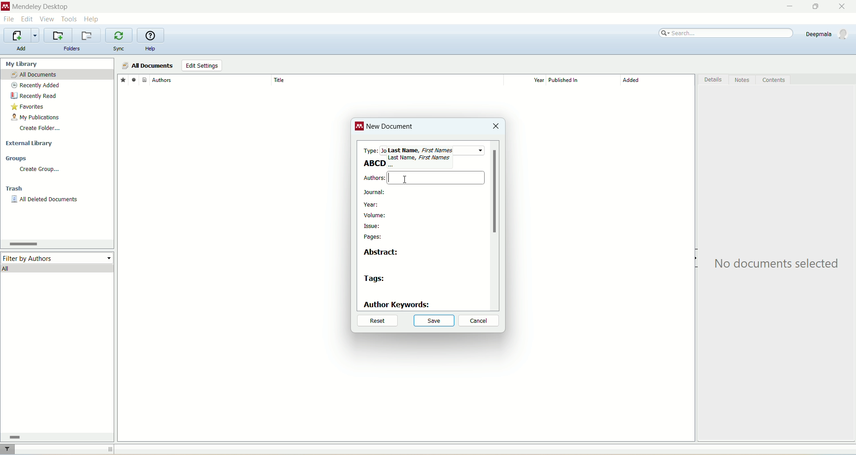 The image size is (856, 455). Describe the element at coordinates (389, 179) in the screenshot. I see `cursor` at that location.